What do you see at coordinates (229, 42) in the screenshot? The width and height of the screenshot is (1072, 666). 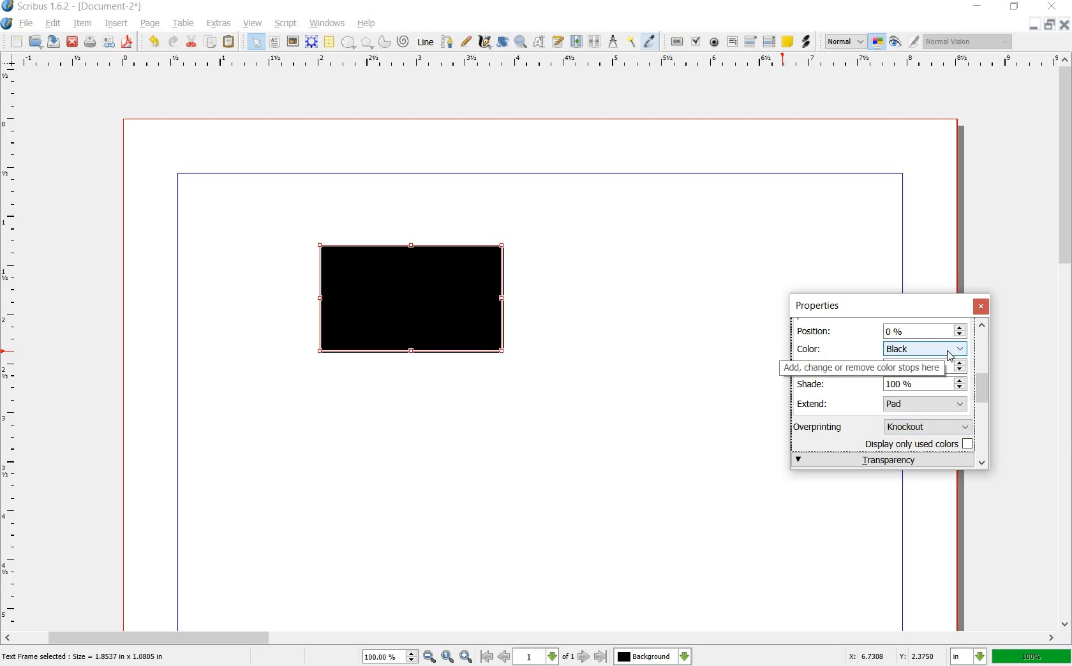 I see `paste` at bounding box center [229, 42].